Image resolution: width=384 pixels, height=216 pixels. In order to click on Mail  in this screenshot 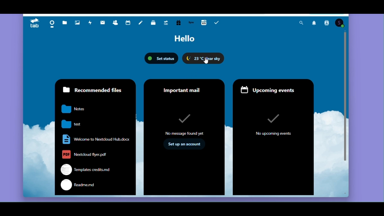, I will do `click(103, 24)`.